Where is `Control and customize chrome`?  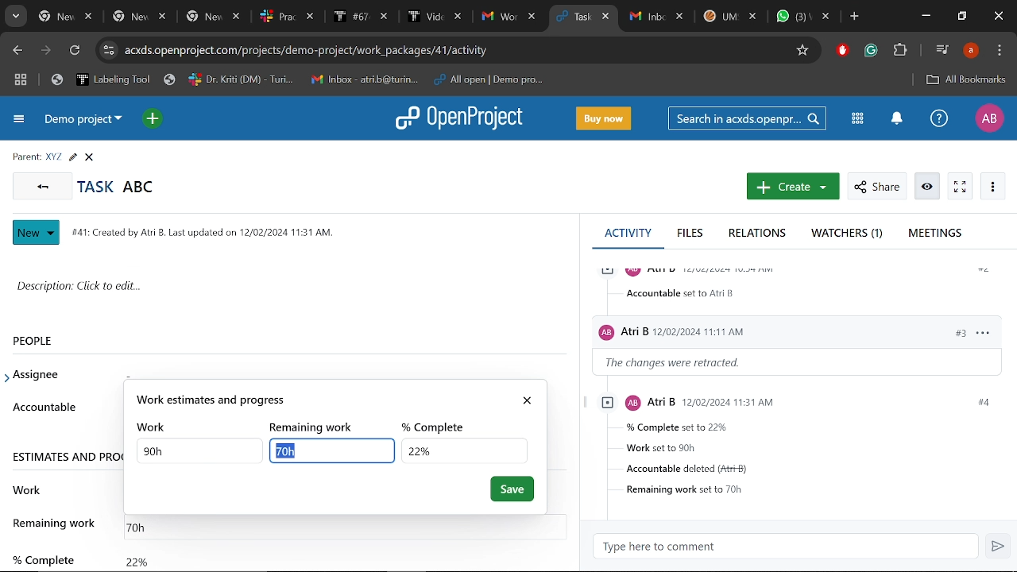
Control and customize chrome is located at coordinates (1000, 51).